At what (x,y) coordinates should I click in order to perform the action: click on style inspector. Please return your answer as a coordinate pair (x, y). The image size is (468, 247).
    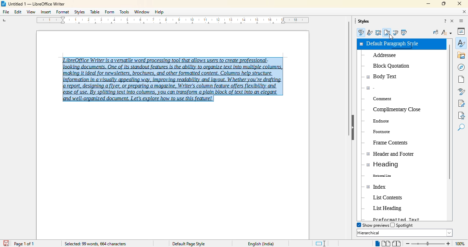
    Looking at the image, I should click on (461, 92).